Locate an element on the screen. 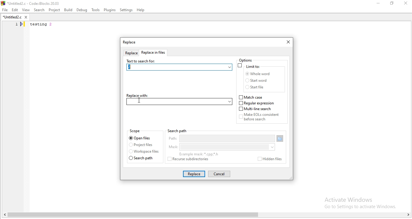 This screenshot has width=412, height=219. replace with is located at coordinates (178, 100).